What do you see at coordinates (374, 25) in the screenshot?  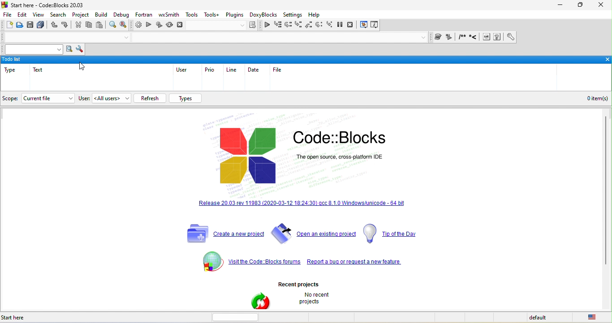 I see `various info` at bounding box center [374, 25].